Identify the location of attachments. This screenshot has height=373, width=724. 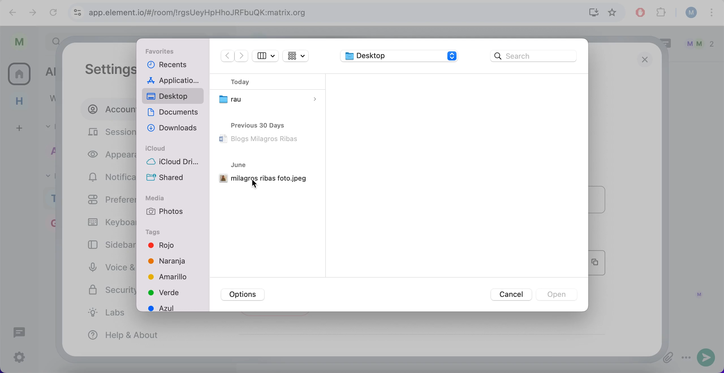
(668, 358).